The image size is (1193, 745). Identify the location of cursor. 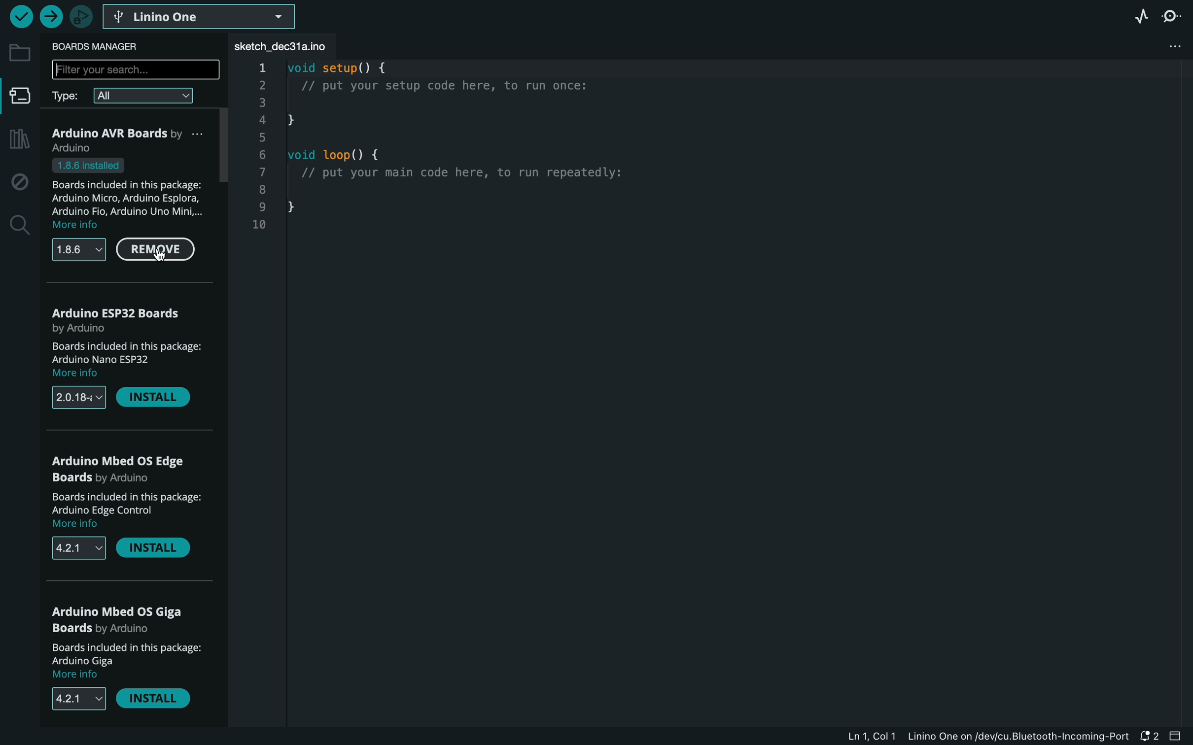
(157, 253).